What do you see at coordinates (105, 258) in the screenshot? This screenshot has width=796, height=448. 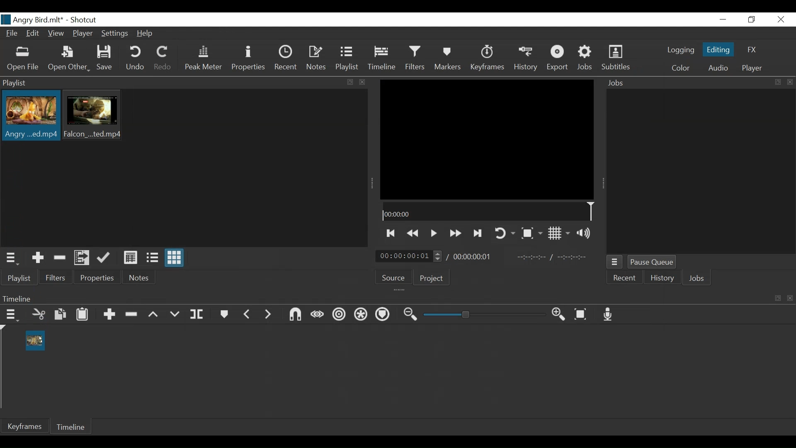 I see `Update` at bounding box center [105, 258].